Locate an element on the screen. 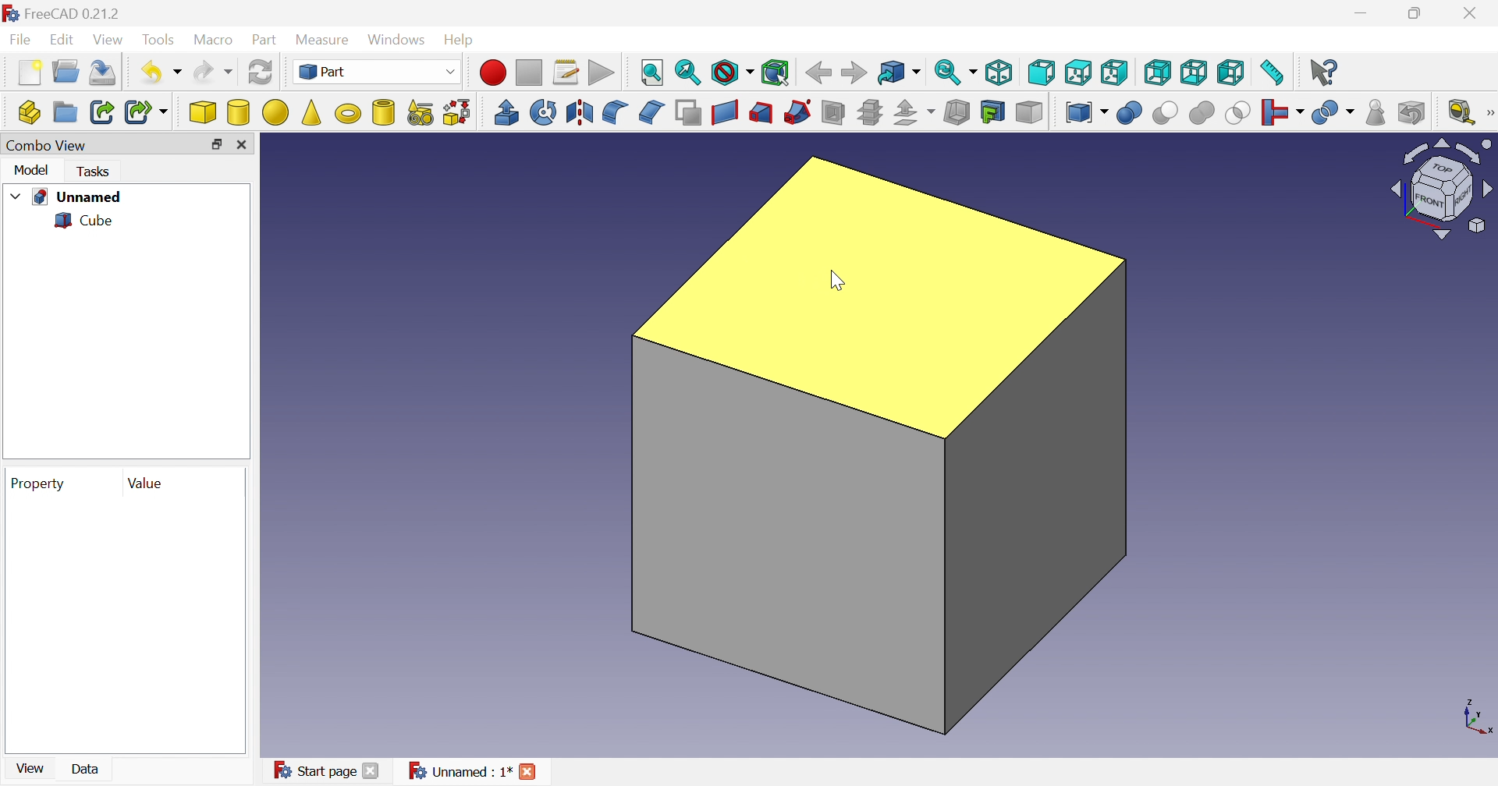 The width and height of the screenshot is (1498, 786). Execute macros is located at coordinates (602, 72).